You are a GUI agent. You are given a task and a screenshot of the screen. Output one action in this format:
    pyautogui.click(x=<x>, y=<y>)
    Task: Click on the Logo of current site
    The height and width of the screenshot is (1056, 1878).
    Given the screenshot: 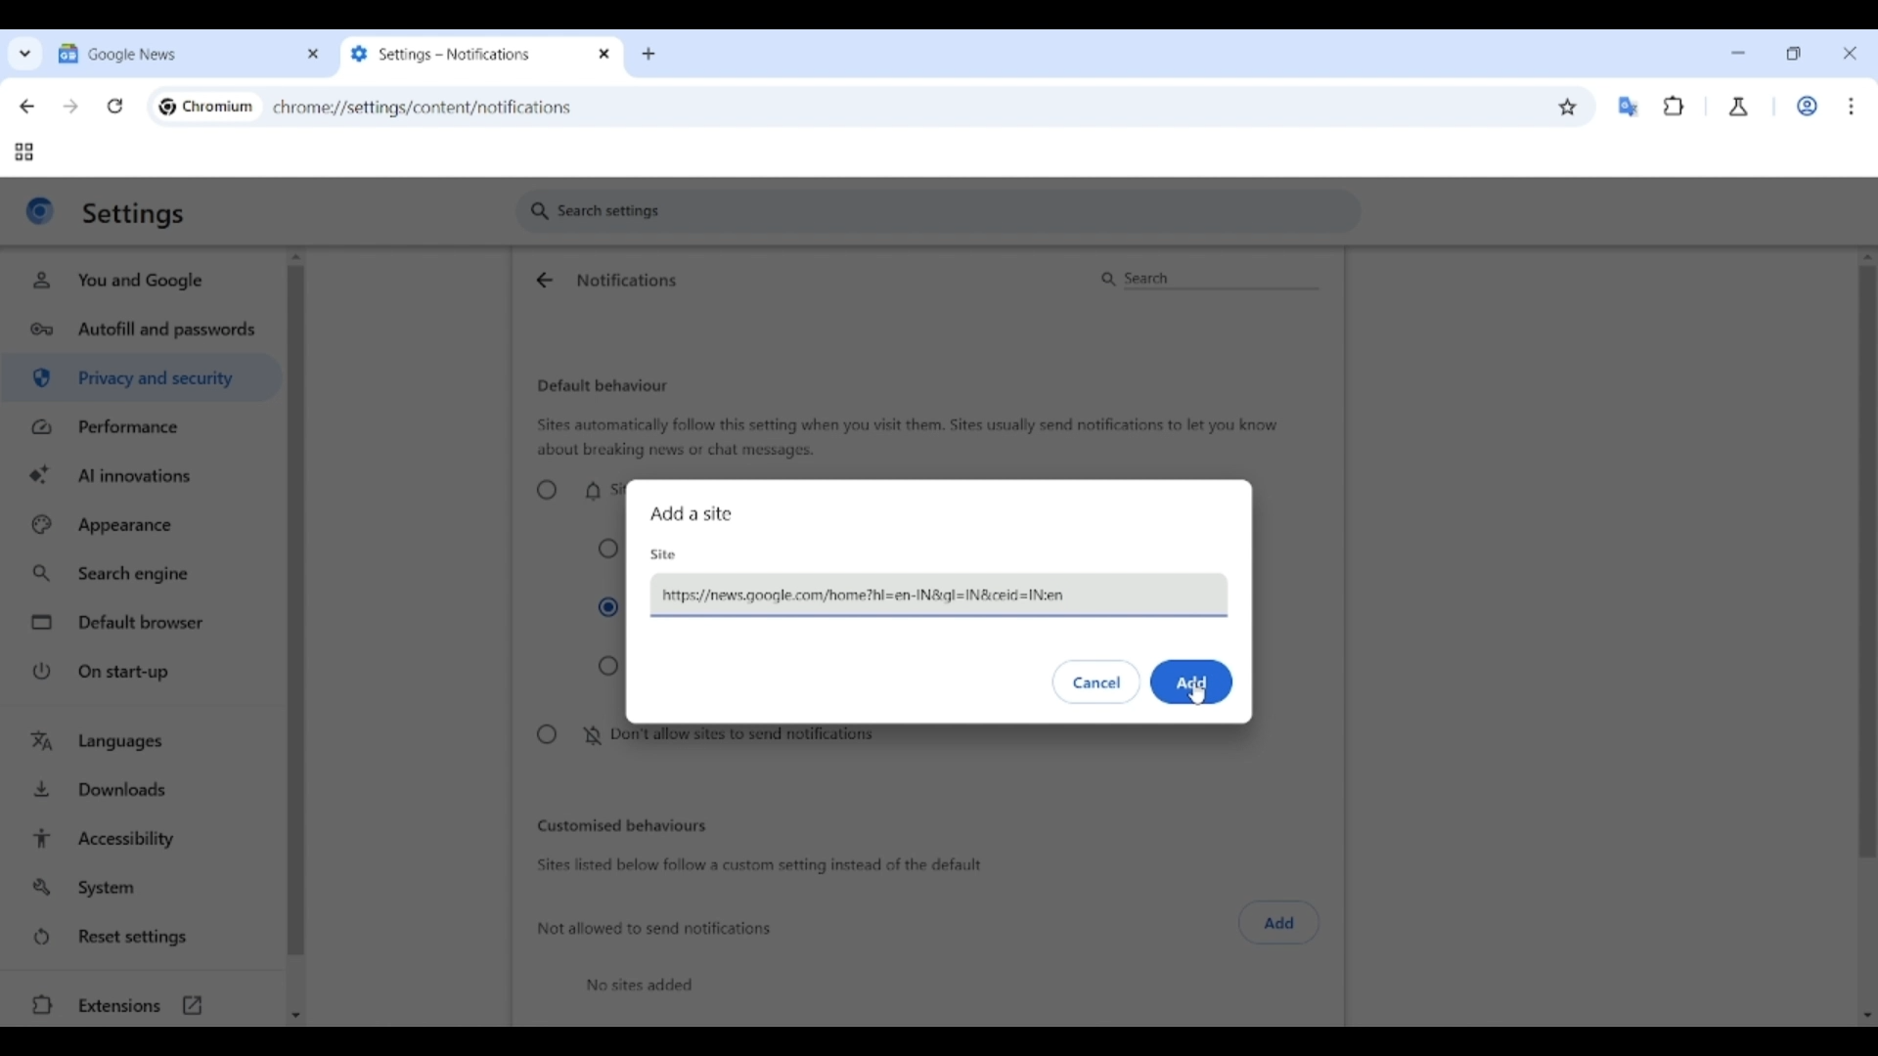 What is the action you would take?
    pyautogui.click(x=40, y=210)
    